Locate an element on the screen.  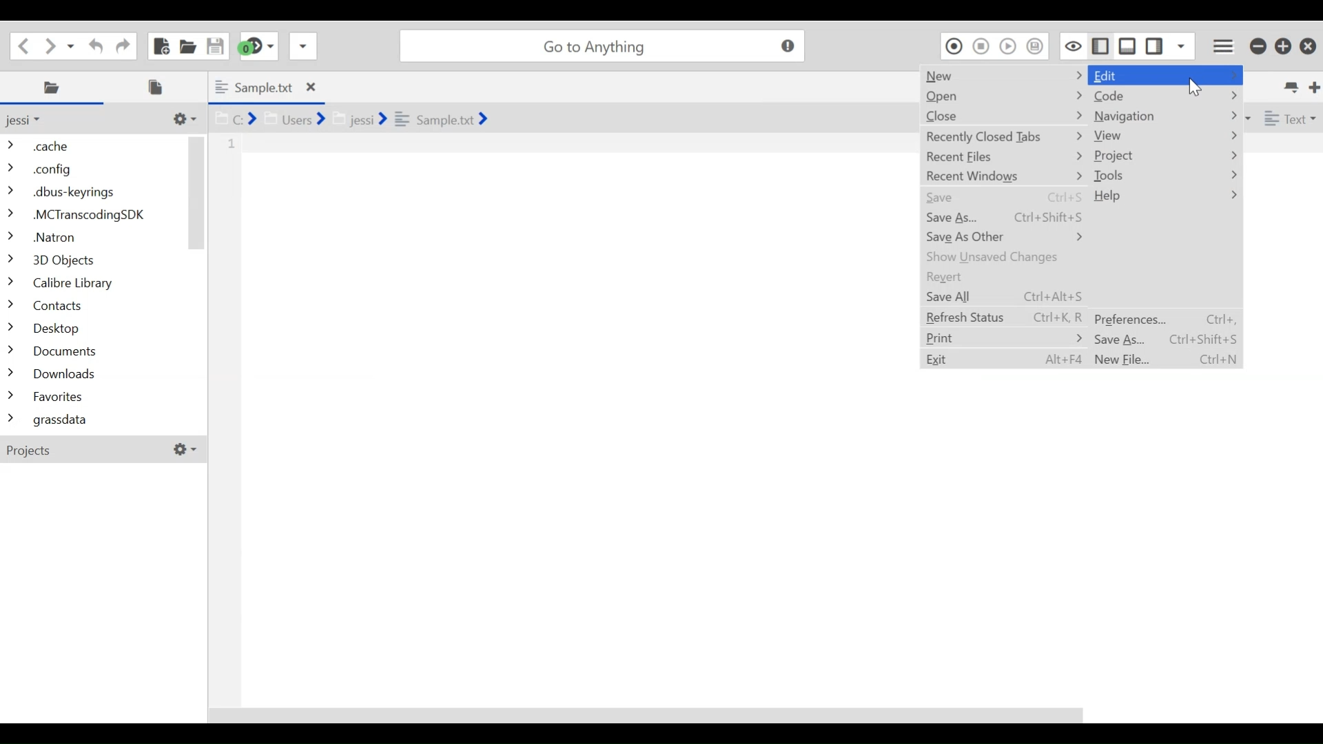
Save All is located at coordinates (1004, 297).